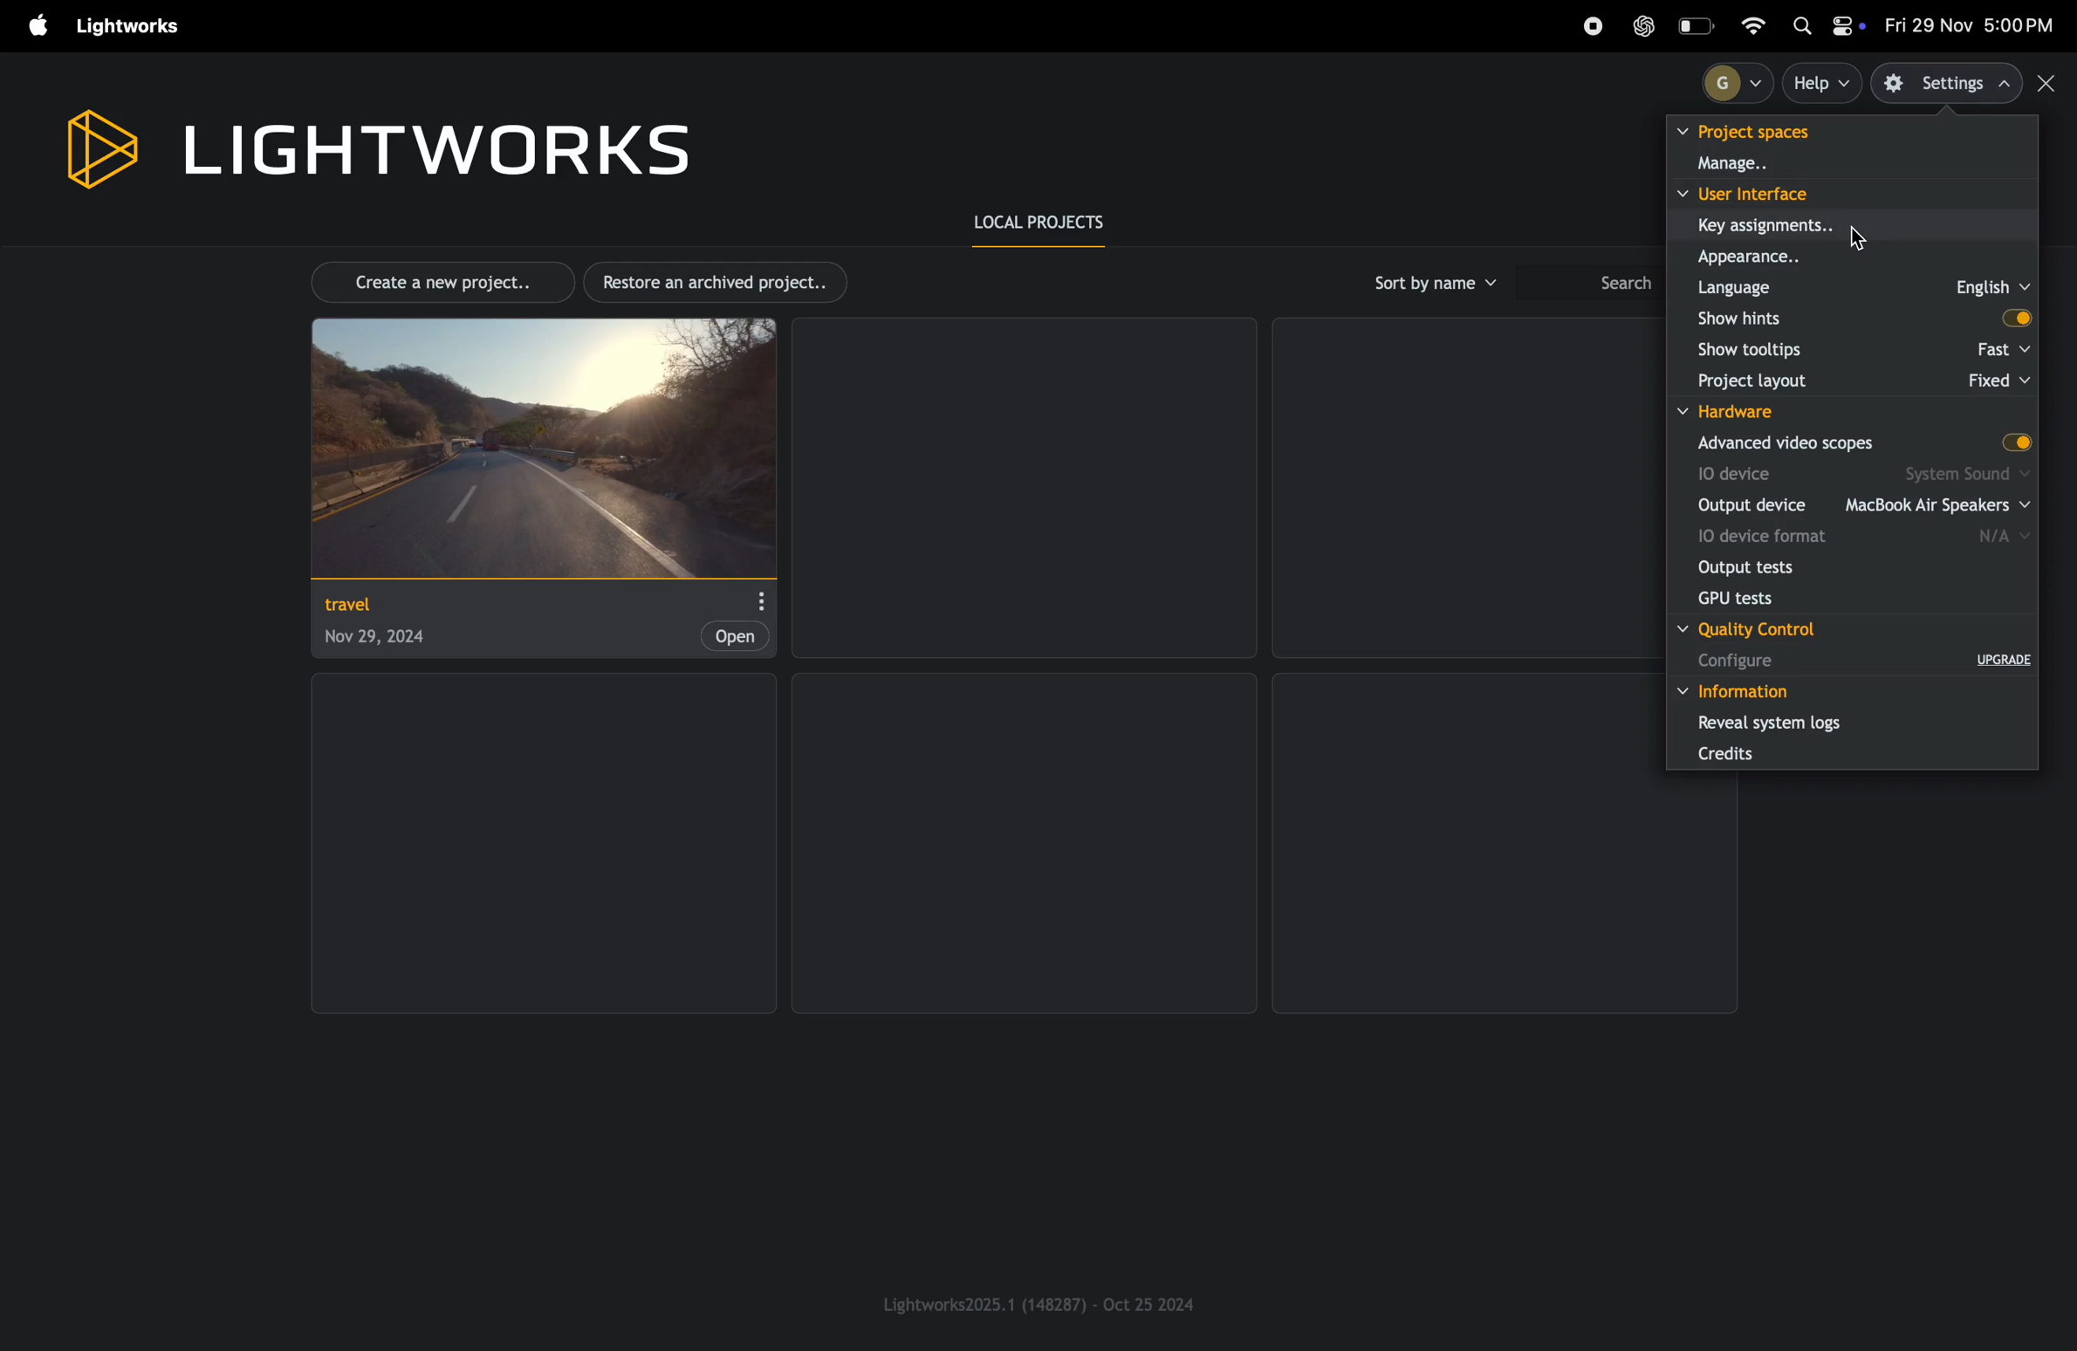 Image resolution: width=2077 pixels, height=1351 pixels. Describe the element at coordinates (1432, 283) in the screenshot. I see `sort by name` at that location.